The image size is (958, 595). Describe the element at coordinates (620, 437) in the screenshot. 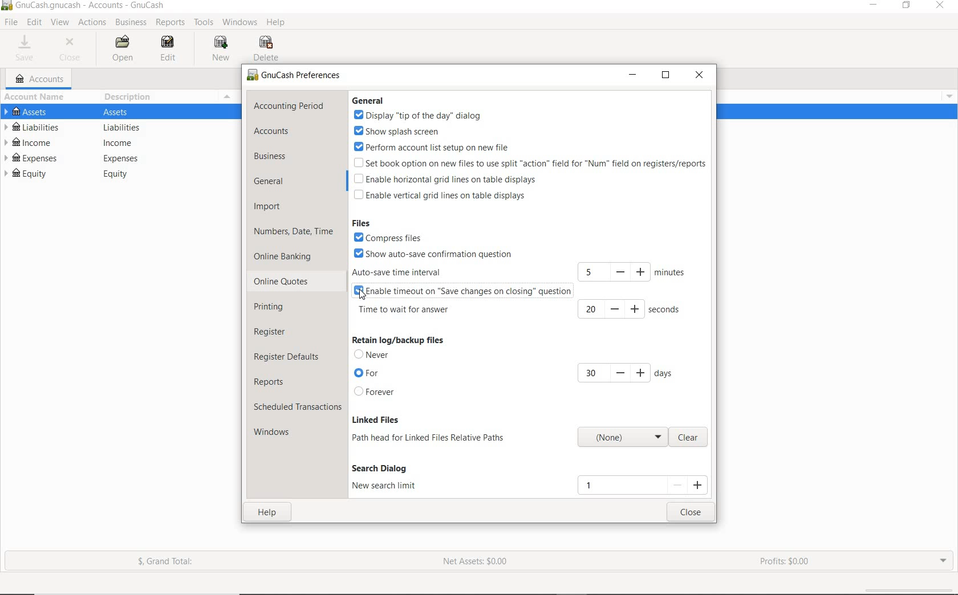

I see `path head` at that location.